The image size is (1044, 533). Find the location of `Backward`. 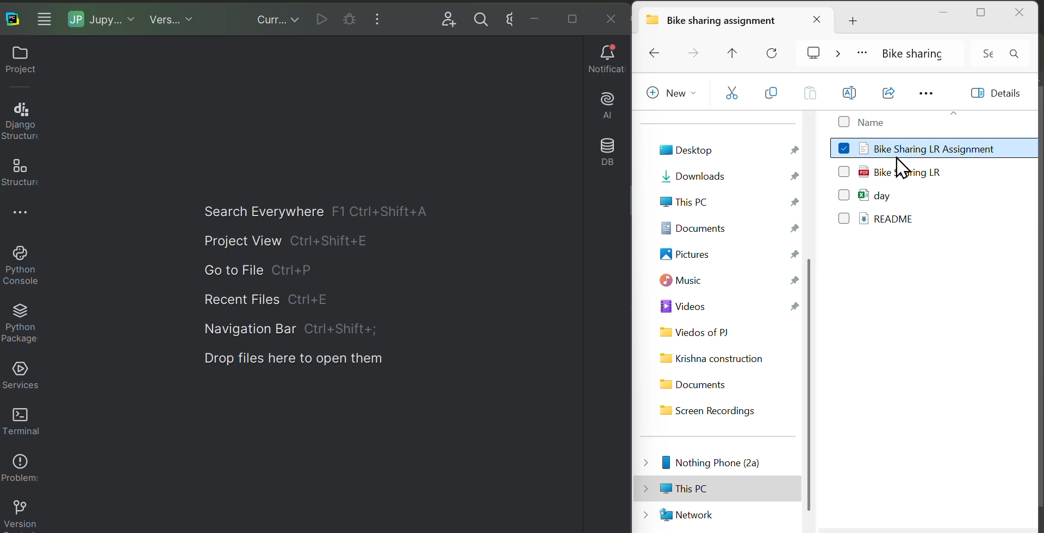

Backward is located at coordinates (654, 53).